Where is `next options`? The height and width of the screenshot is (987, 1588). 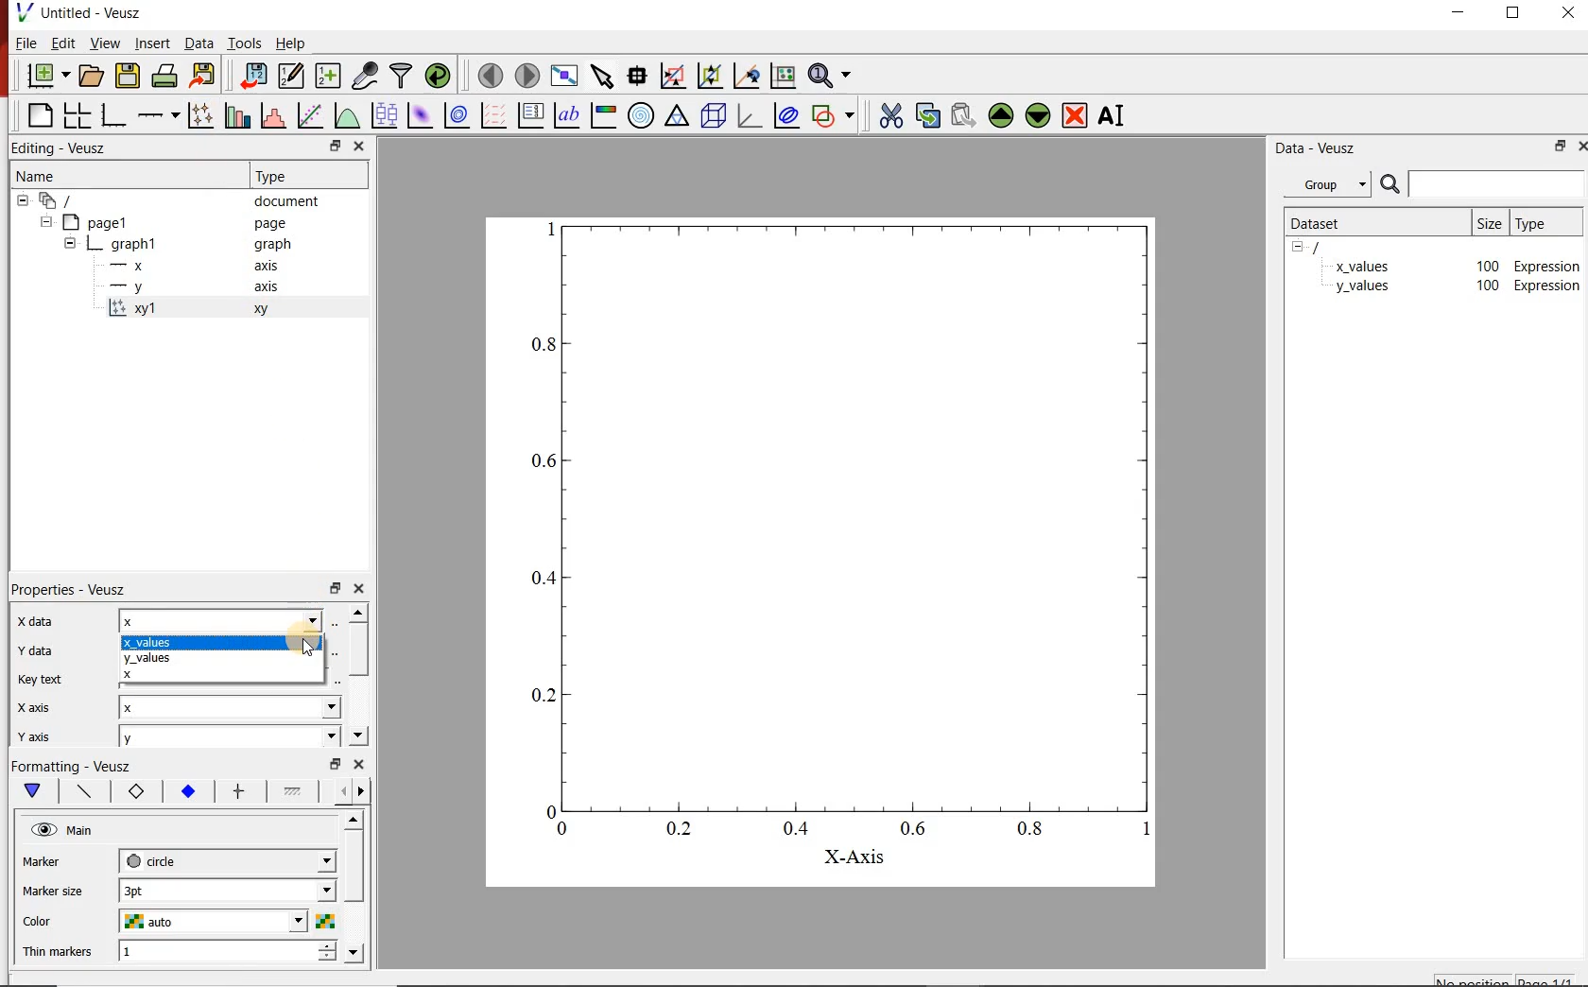 next options is located at coordinates (365, 792).